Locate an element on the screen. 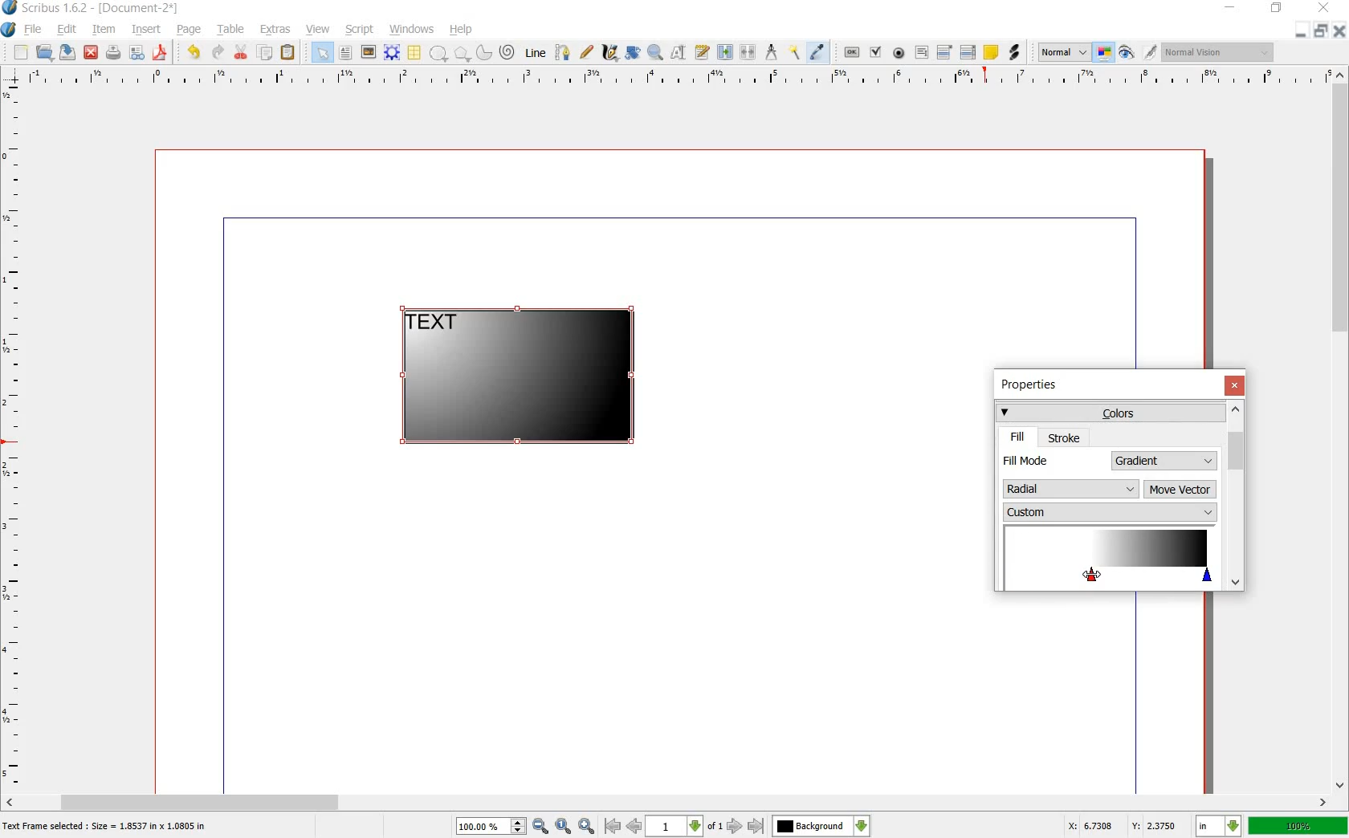  select item is located at coordinates (322, 52).